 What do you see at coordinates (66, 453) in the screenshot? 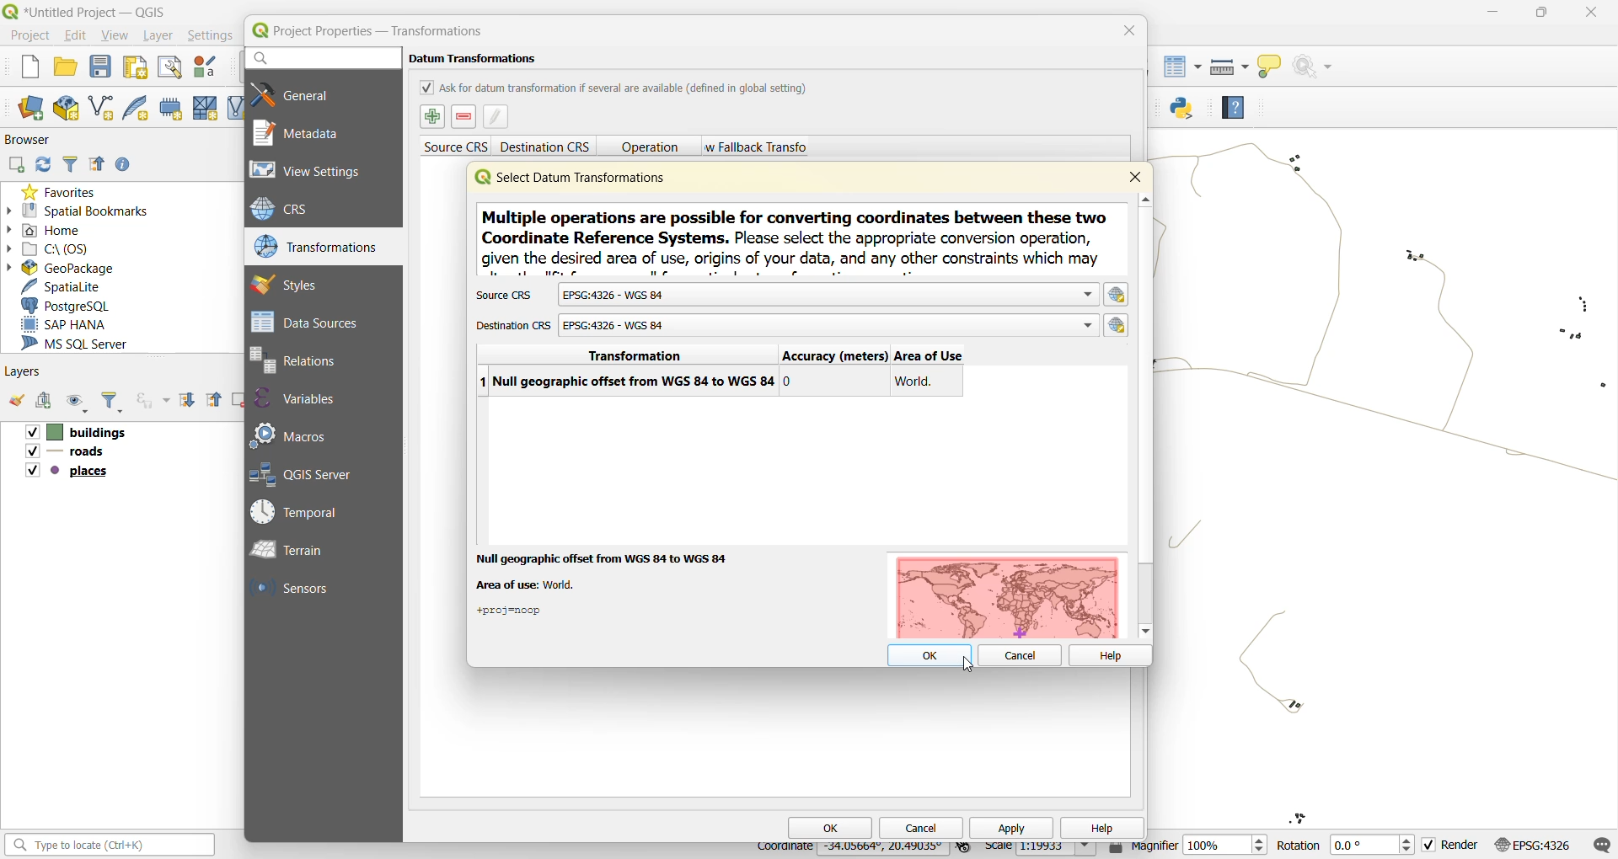
I see `roads` at bounding box center [66, 453].